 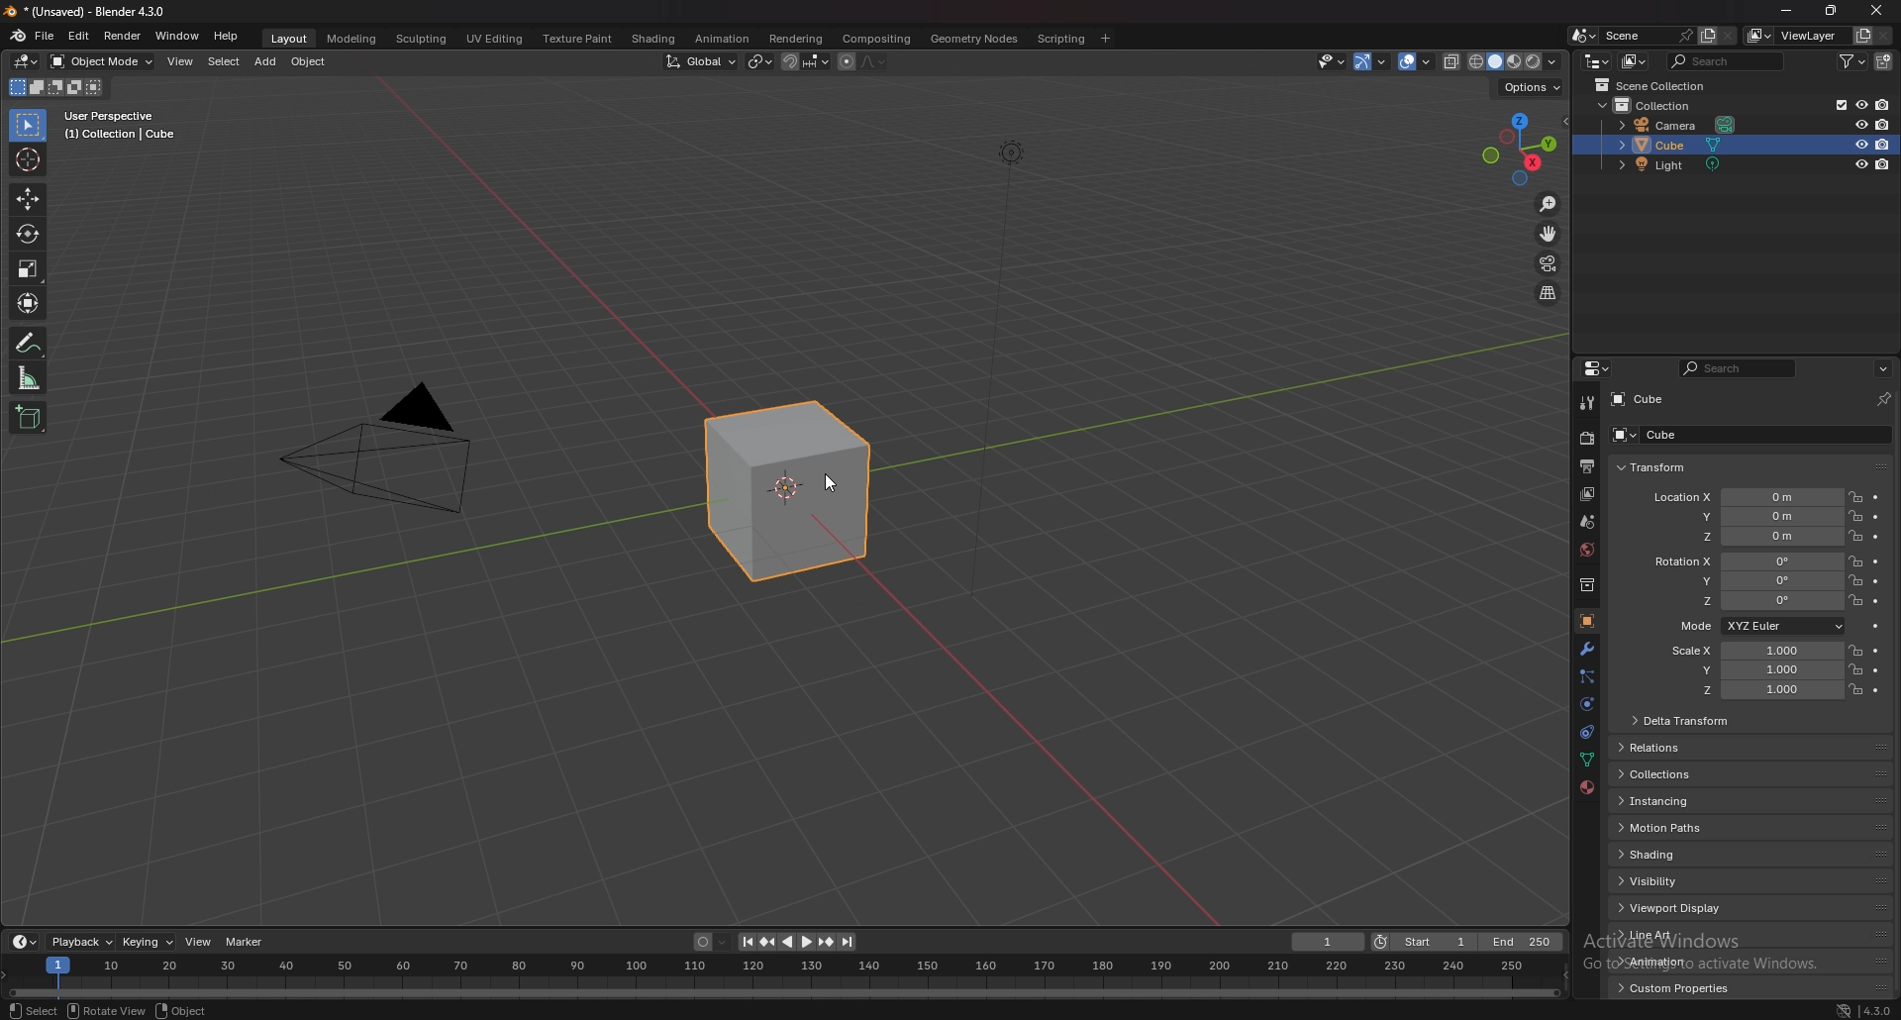 I want to click on editor type, so click(x=1598, y=60).